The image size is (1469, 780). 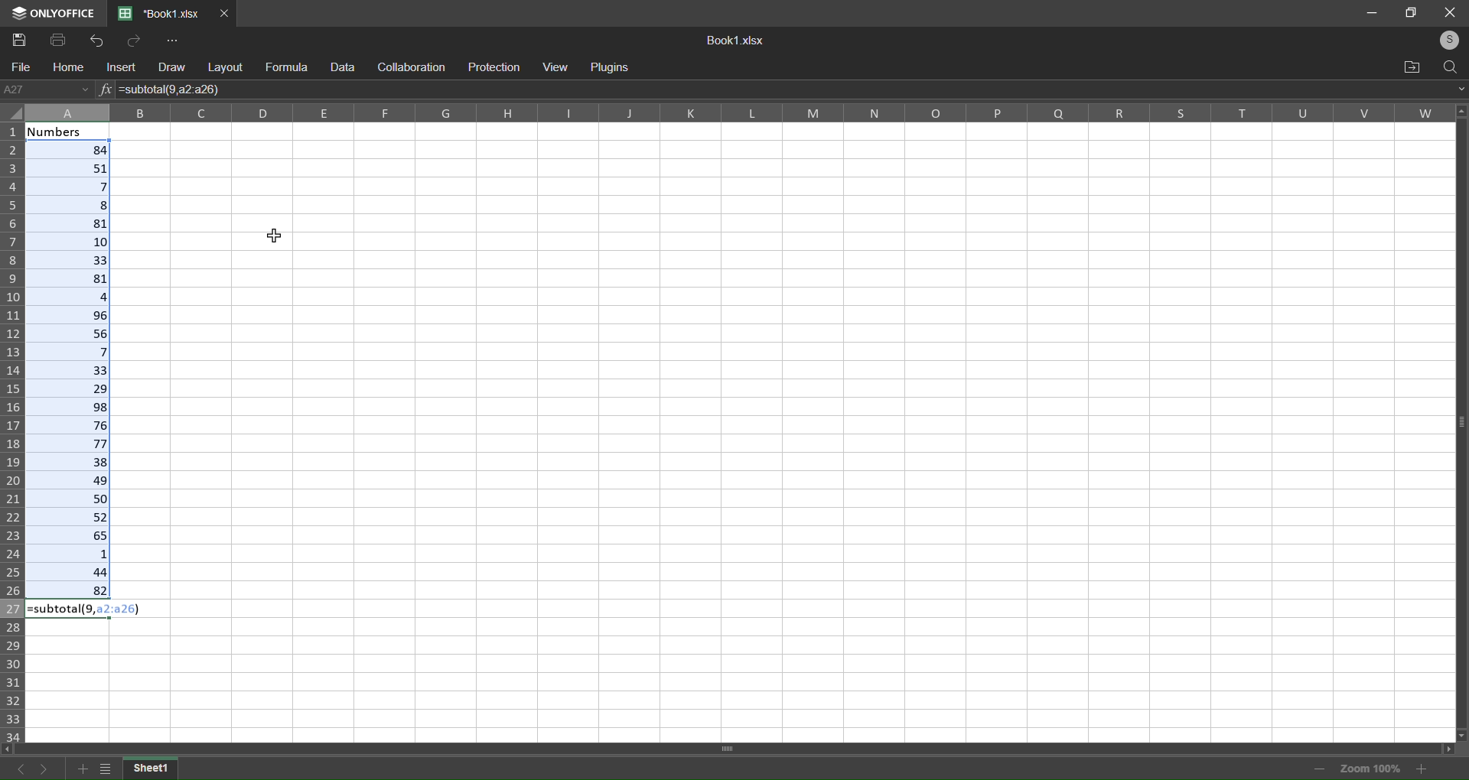 What do you see at coordinates (1410, 65) in the screenshot?
I see `open` at bounding box center [1410, 65].